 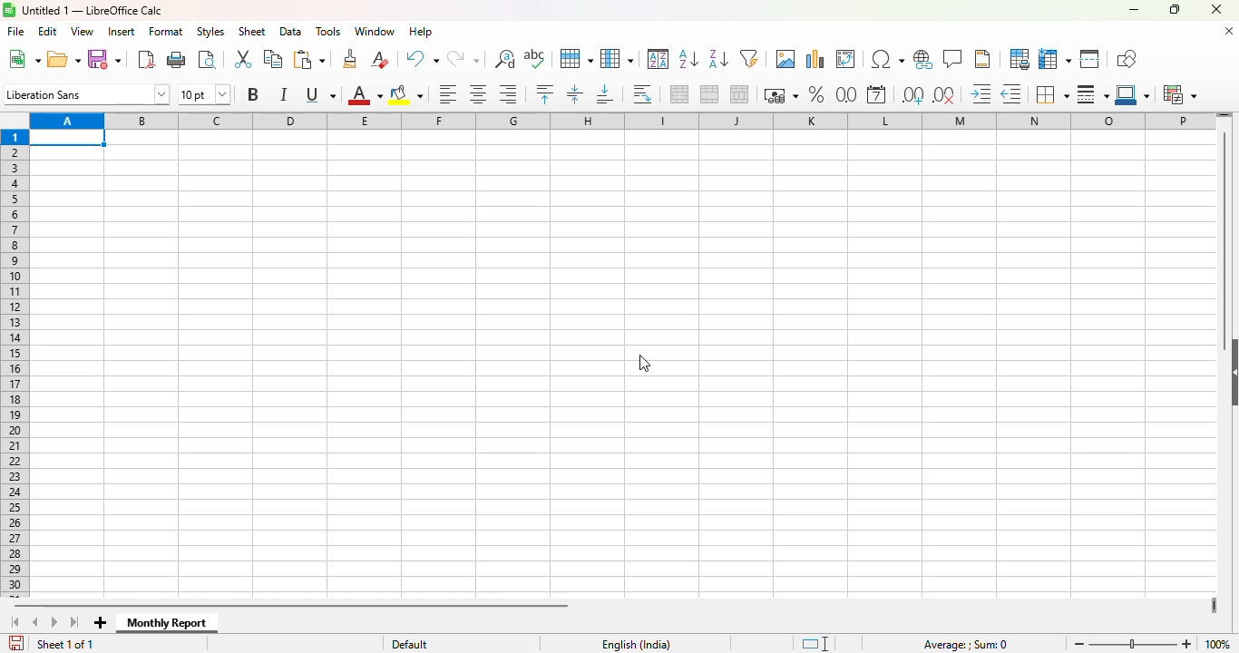 I want to click on Untitled 1 - LibreOffice Calc, so click(x=93, y=11).